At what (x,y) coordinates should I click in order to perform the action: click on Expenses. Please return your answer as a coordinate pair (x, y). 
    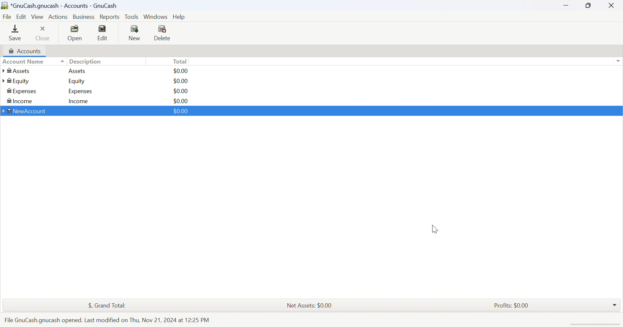
    Looking at the image, I should click on (22, 91).